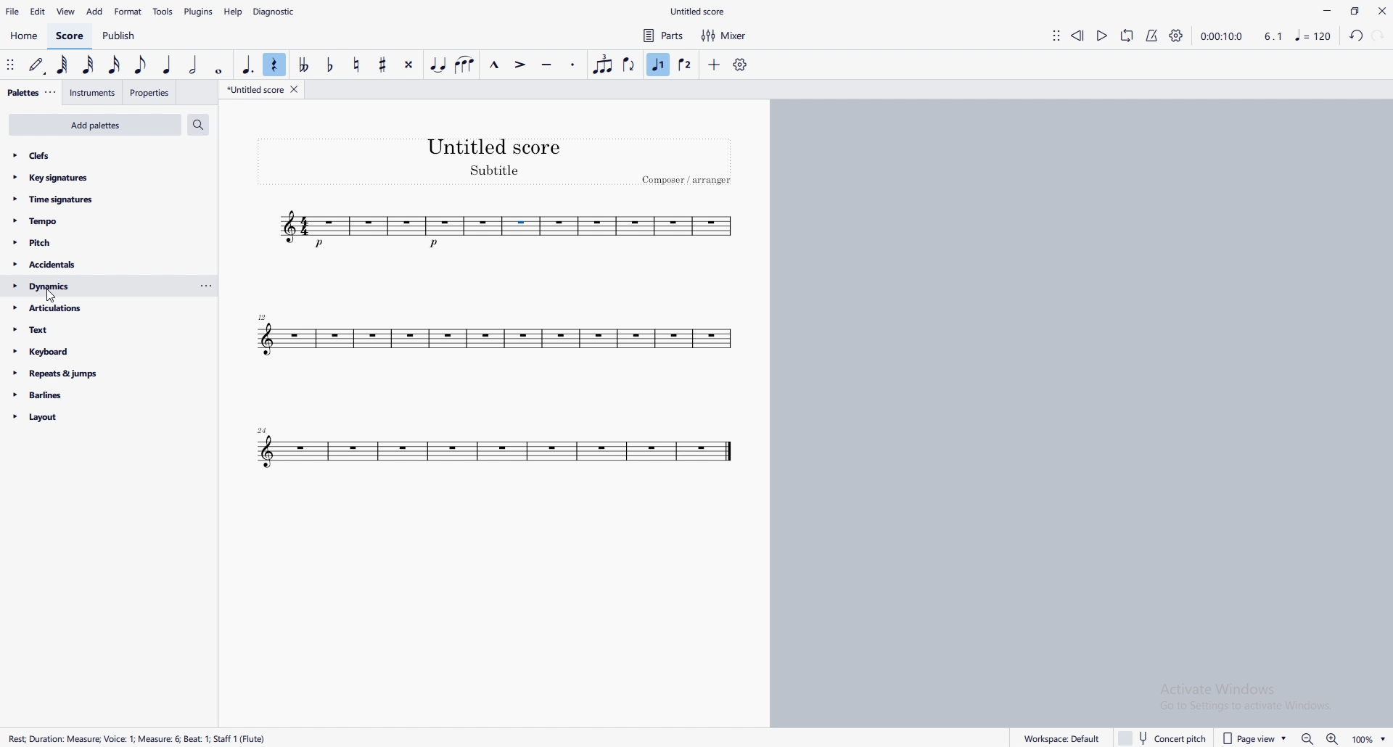  What do you see at coordinates (1249, 740) in the screenshot?
I see `page view` at bounding box center [1249, 740].